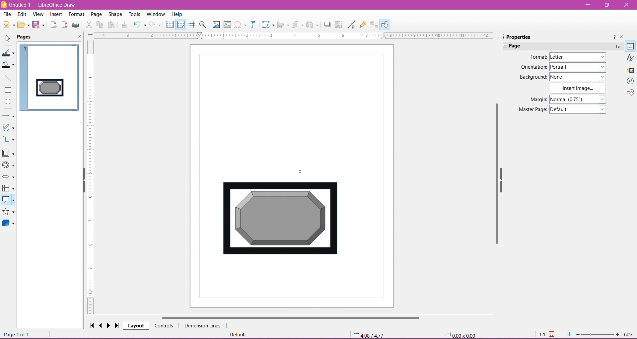 The height and width of the screenshot is (339, 637). What do you see at coordinates (577, 100) in the screenshot?
I see `Select Margin dimensions` at bounding box center [577, 100].